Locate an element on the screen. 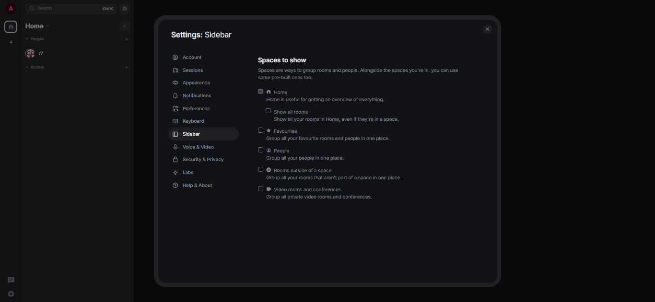 Image resolution: width=655 pixels, height=302 pixels. favorites is located at coordinates (329, 130).